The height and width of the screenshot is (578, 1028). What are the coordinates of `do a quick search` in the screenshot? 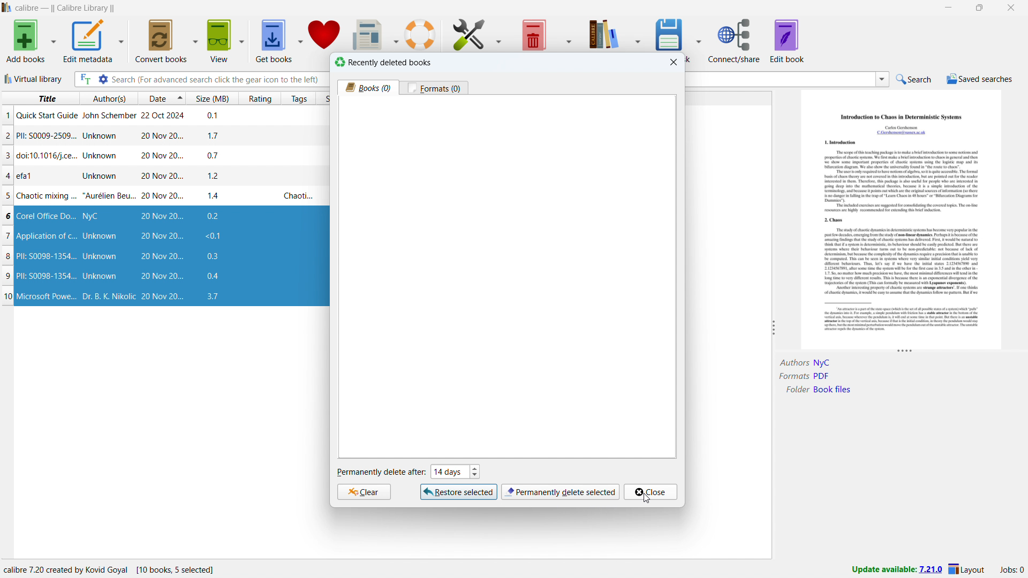 It's located at (914, 80).